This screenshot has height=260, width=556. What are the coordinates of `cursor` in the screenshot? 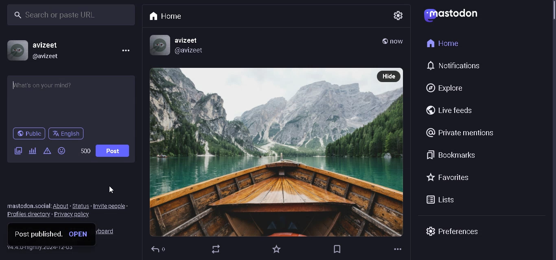 It's located at (108, 189).